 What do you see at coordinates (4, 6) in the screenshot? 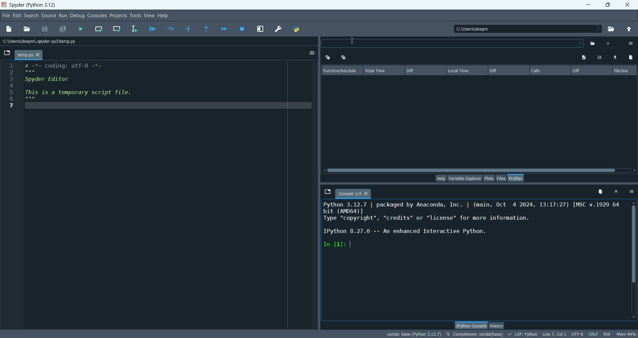
I see `logo` at bounding box center [4, 6].